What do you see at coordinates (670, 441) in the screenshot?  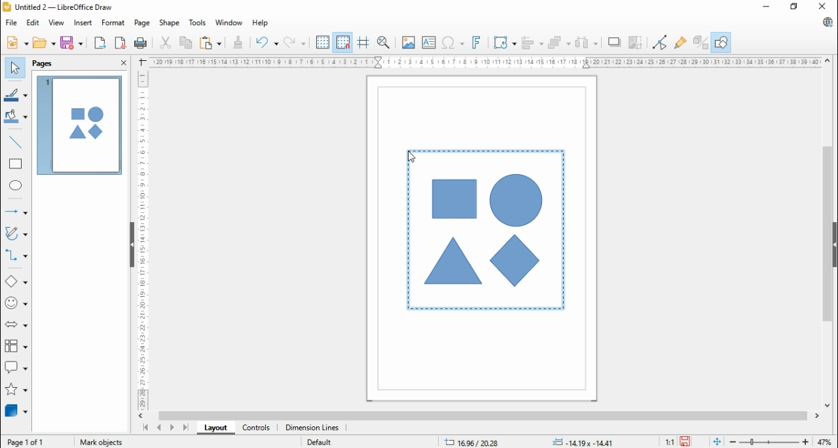 I see `1:1` at bounding box center [670, 441].